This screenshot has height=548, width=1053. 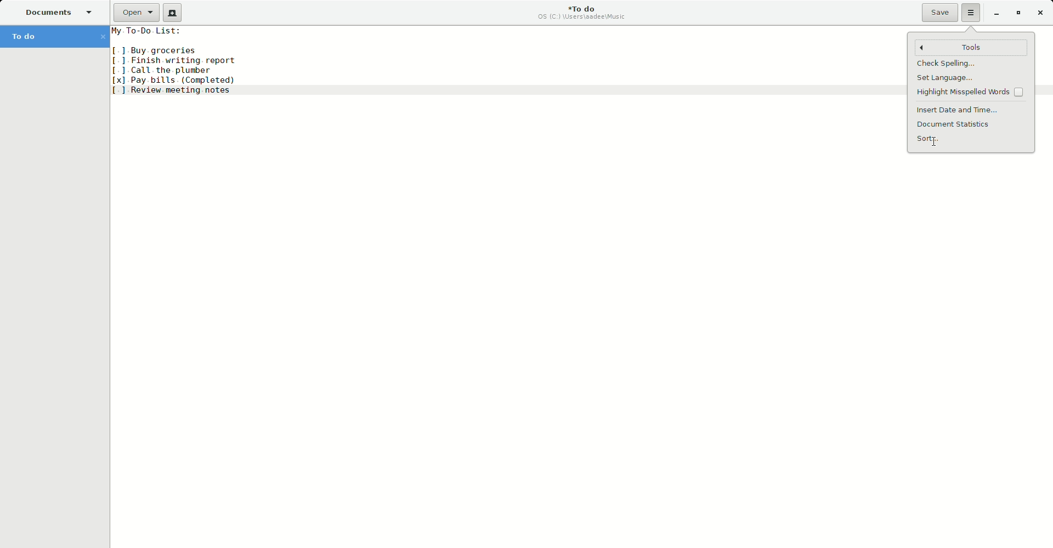 I want to click on To do, so click(x=586, y=14).